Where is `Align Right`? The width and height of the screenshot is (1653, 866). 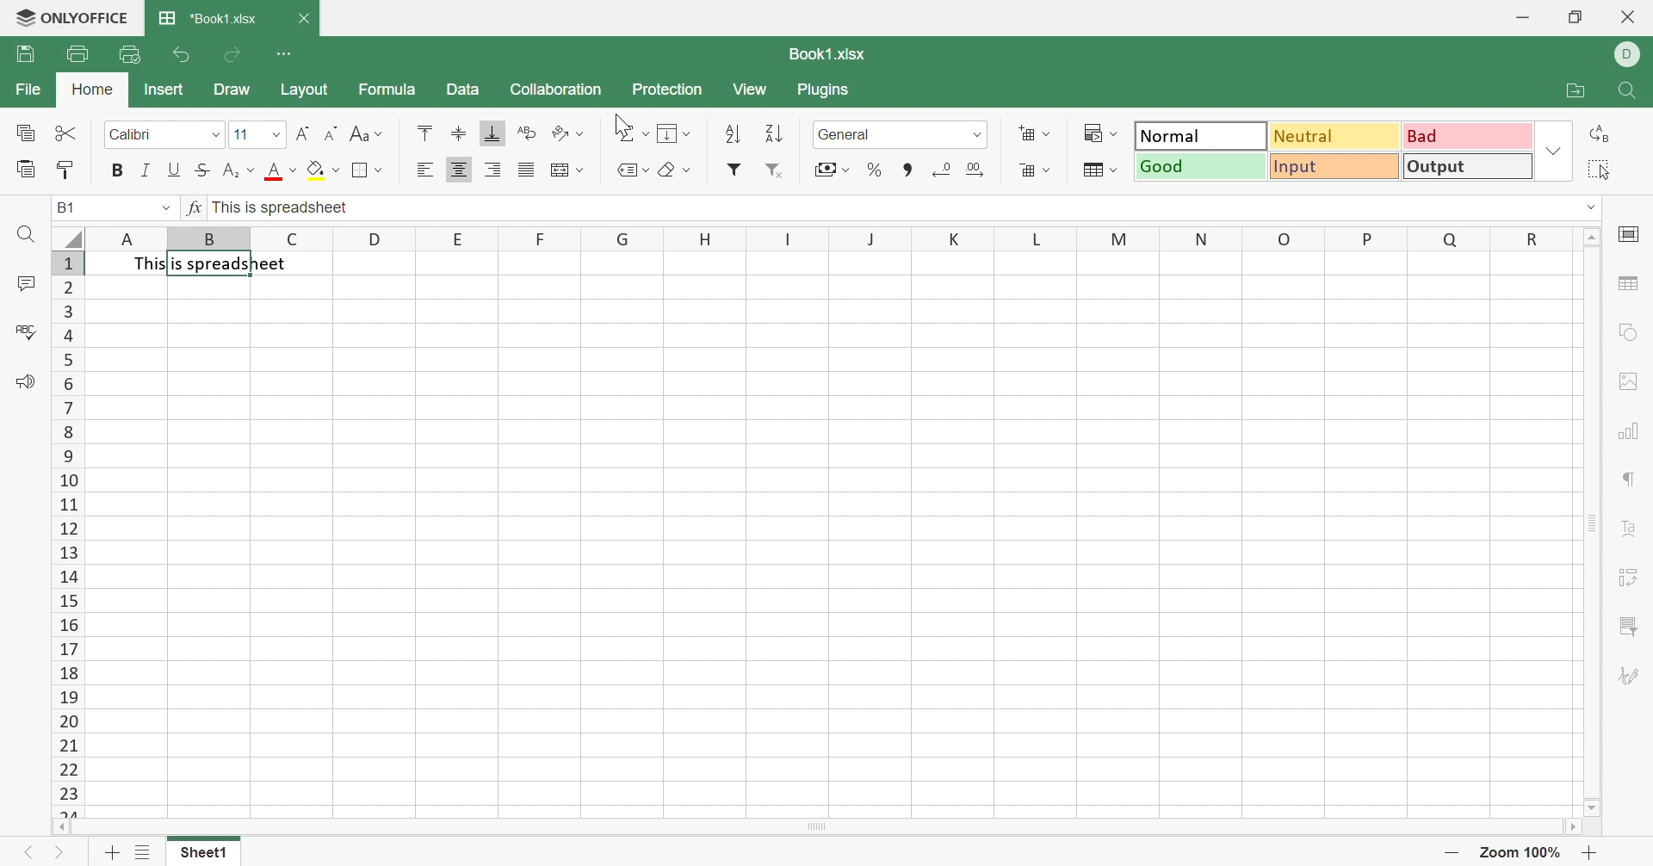 Align Right is located at coordinates (494, 169).